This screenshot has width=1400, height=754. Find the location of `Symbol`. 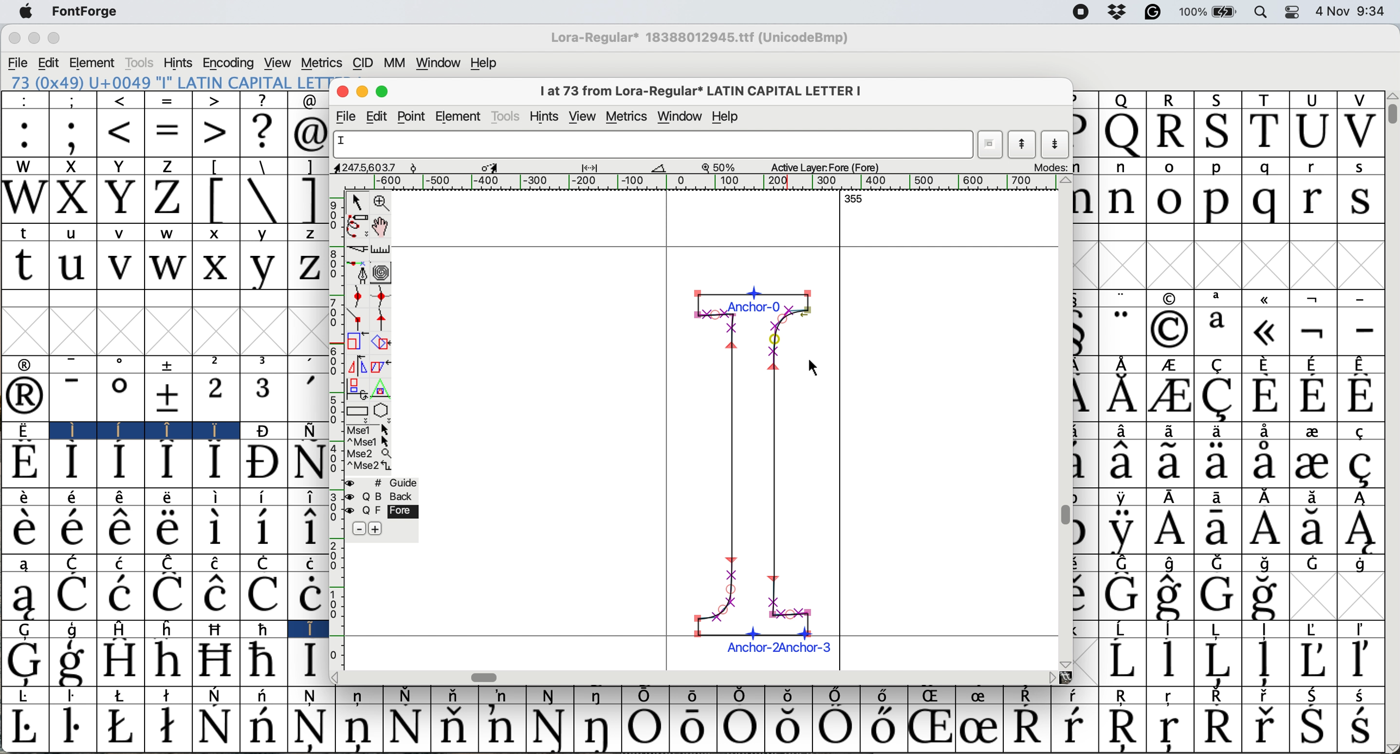

Symbol is located at coordinates (1315, 497).